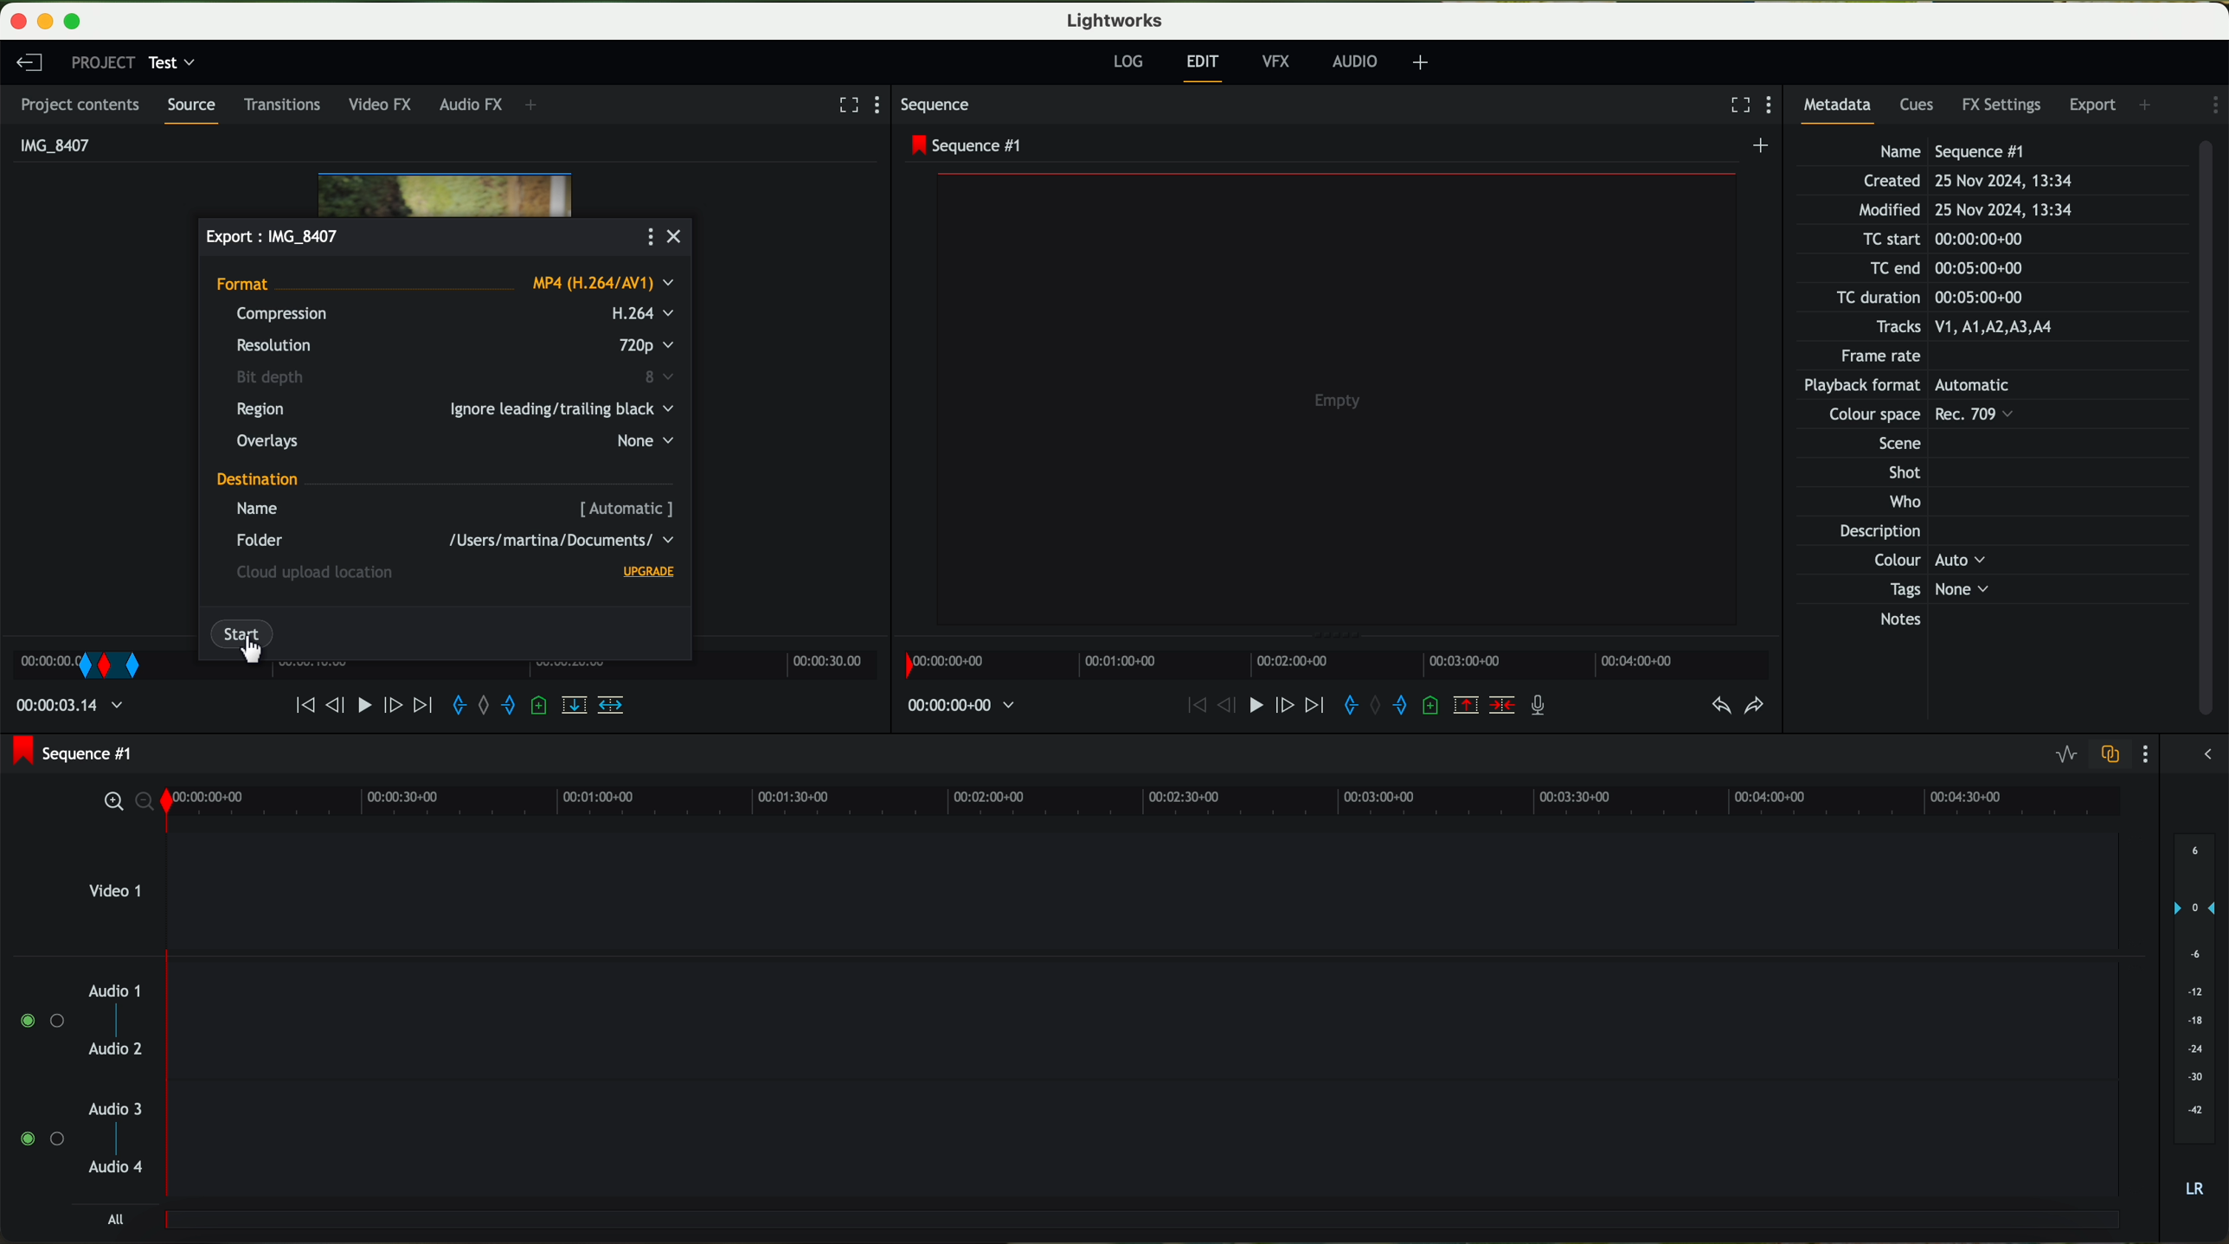 The height and width of the screenshot is (1244, 2229). I want to click on , so click(1926, 561).